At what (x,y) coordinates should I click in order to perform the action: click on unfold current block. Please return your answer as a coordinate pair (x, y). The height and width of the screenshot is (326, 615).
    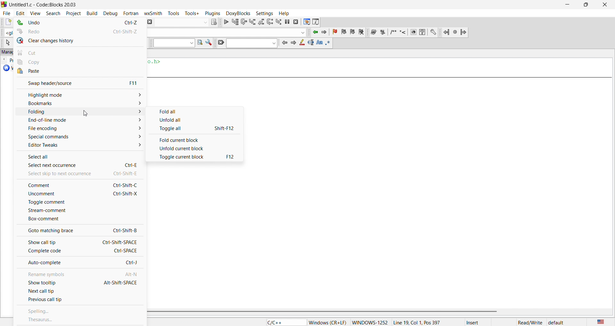
    Looking at the image, I should click on (195, 148).